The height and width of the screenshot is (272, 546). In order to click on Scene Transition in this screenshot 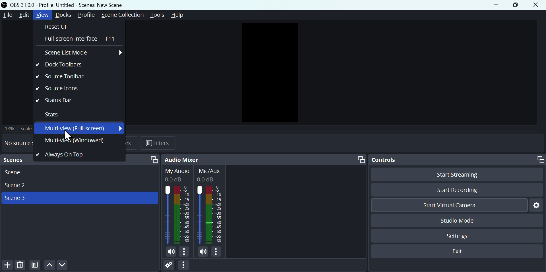, I will do `click(122, 15)`.